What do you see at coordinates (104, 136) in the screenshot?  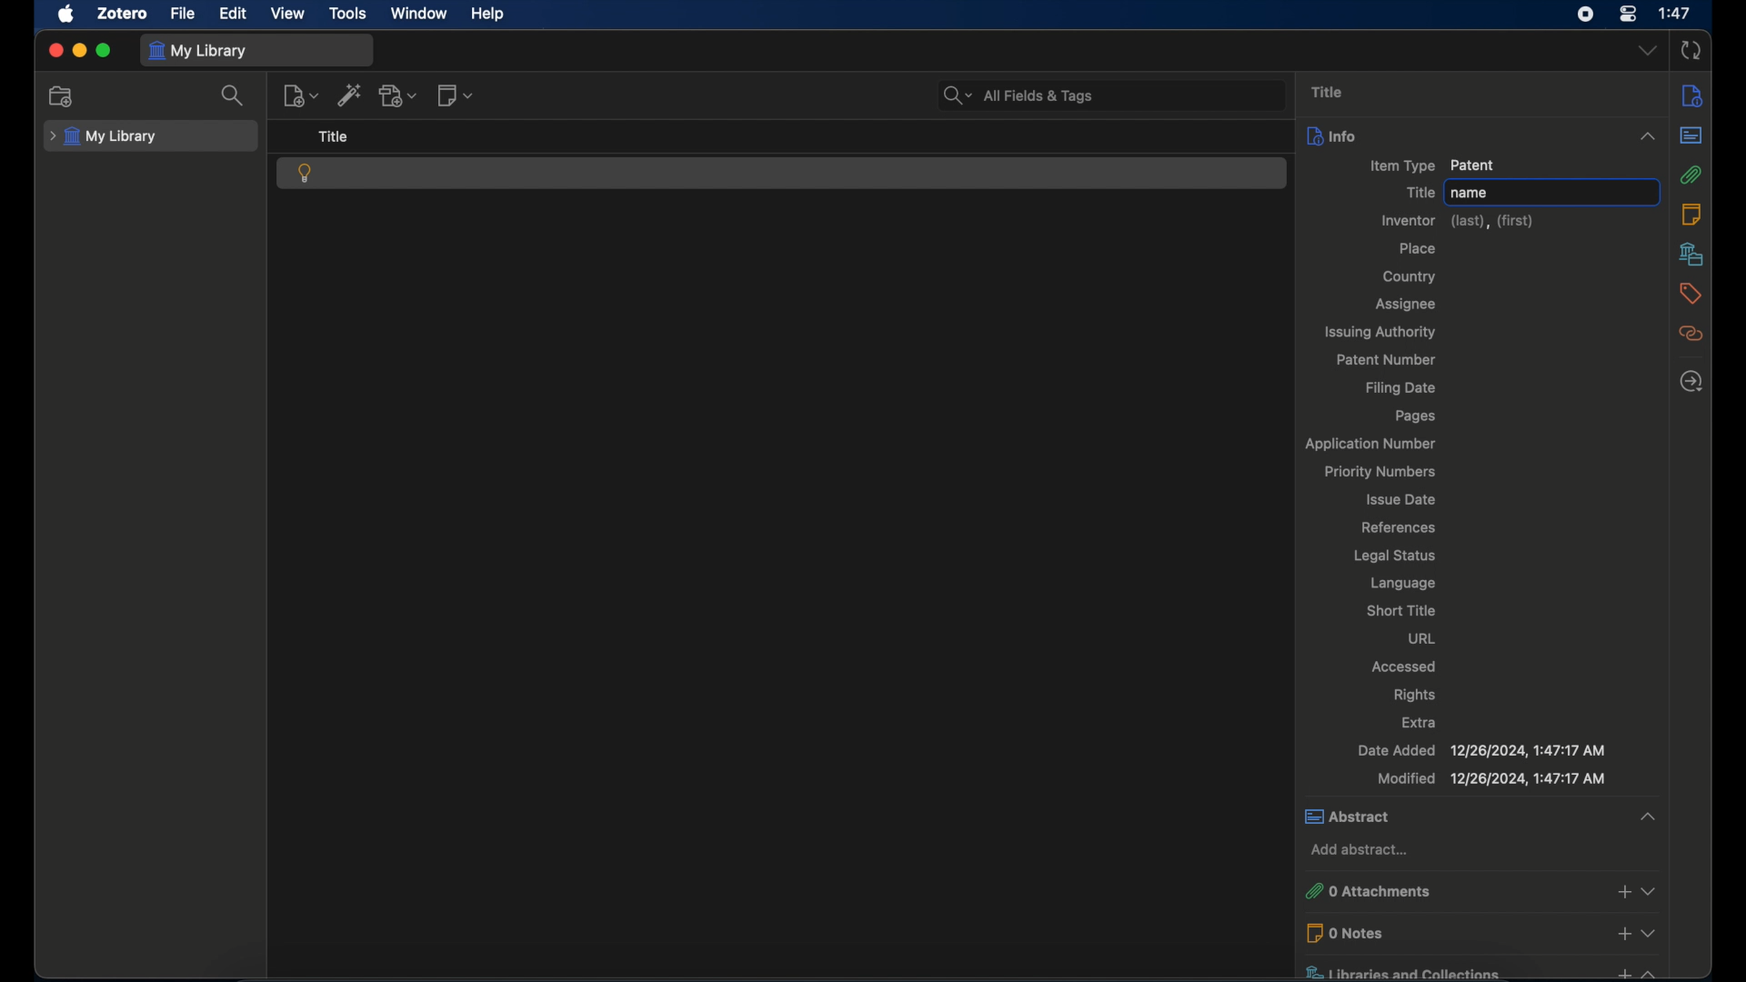 I see `my library` at bounding box center [104, 136].